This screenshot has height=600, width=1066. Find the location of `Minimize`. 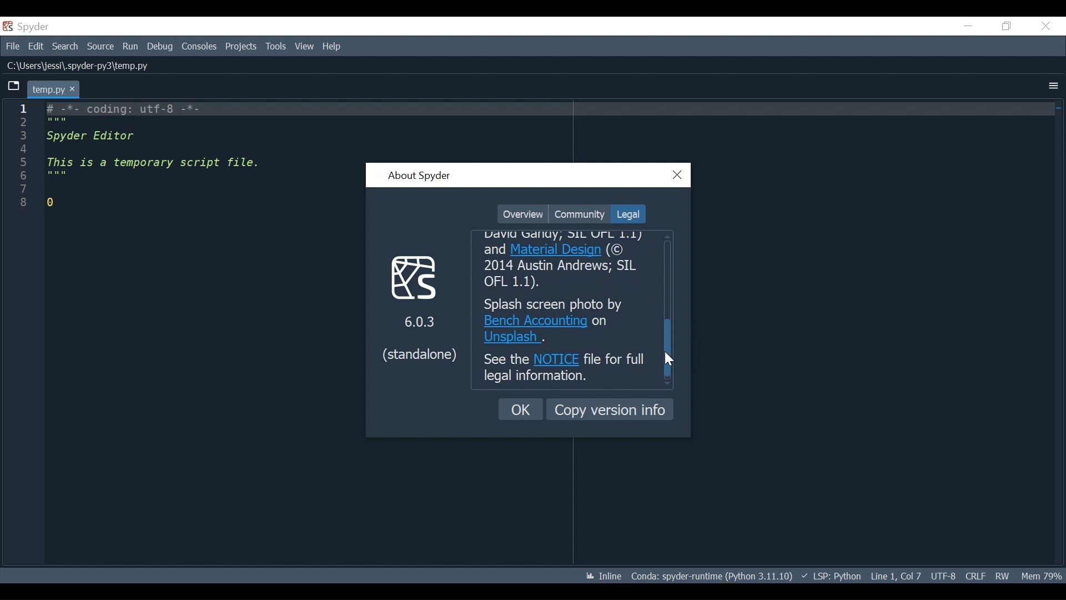

Minimize is located at coordinates (968, 26).